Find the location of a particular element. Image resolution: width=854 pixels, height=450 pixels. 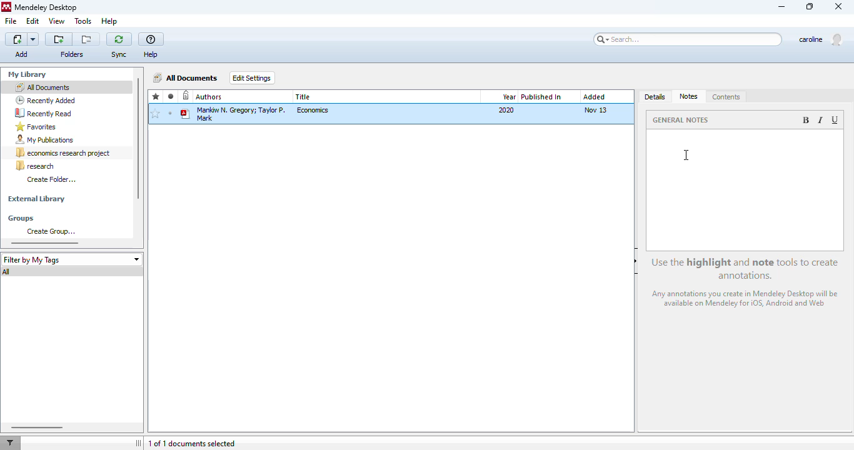

notes is located at coordinates (689, 96).